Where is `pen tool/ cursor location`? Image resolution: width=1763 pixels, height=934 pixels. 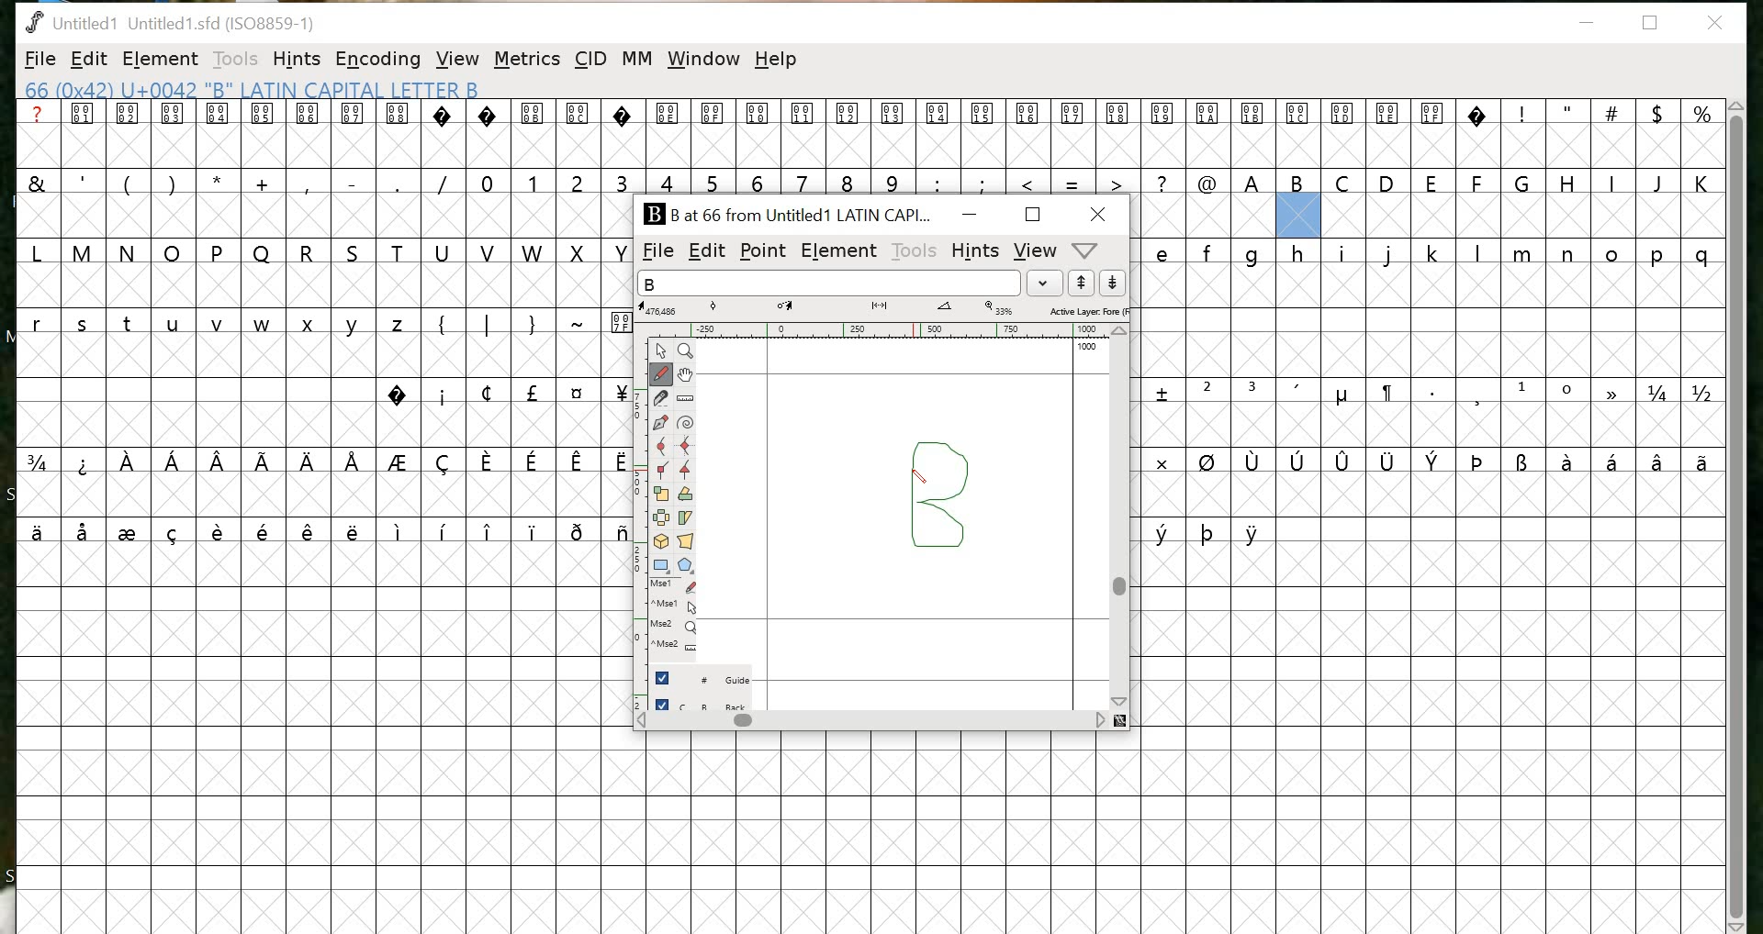
pen tool/ cursor location is located at coordinates (920, 473).